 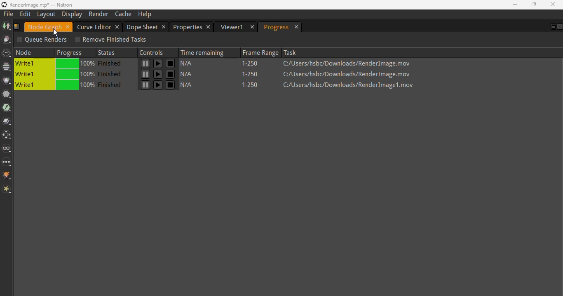 What do you see at coordinates (7, 40) in the screenshot?
I see `draw` at bounding box center [7, 40].